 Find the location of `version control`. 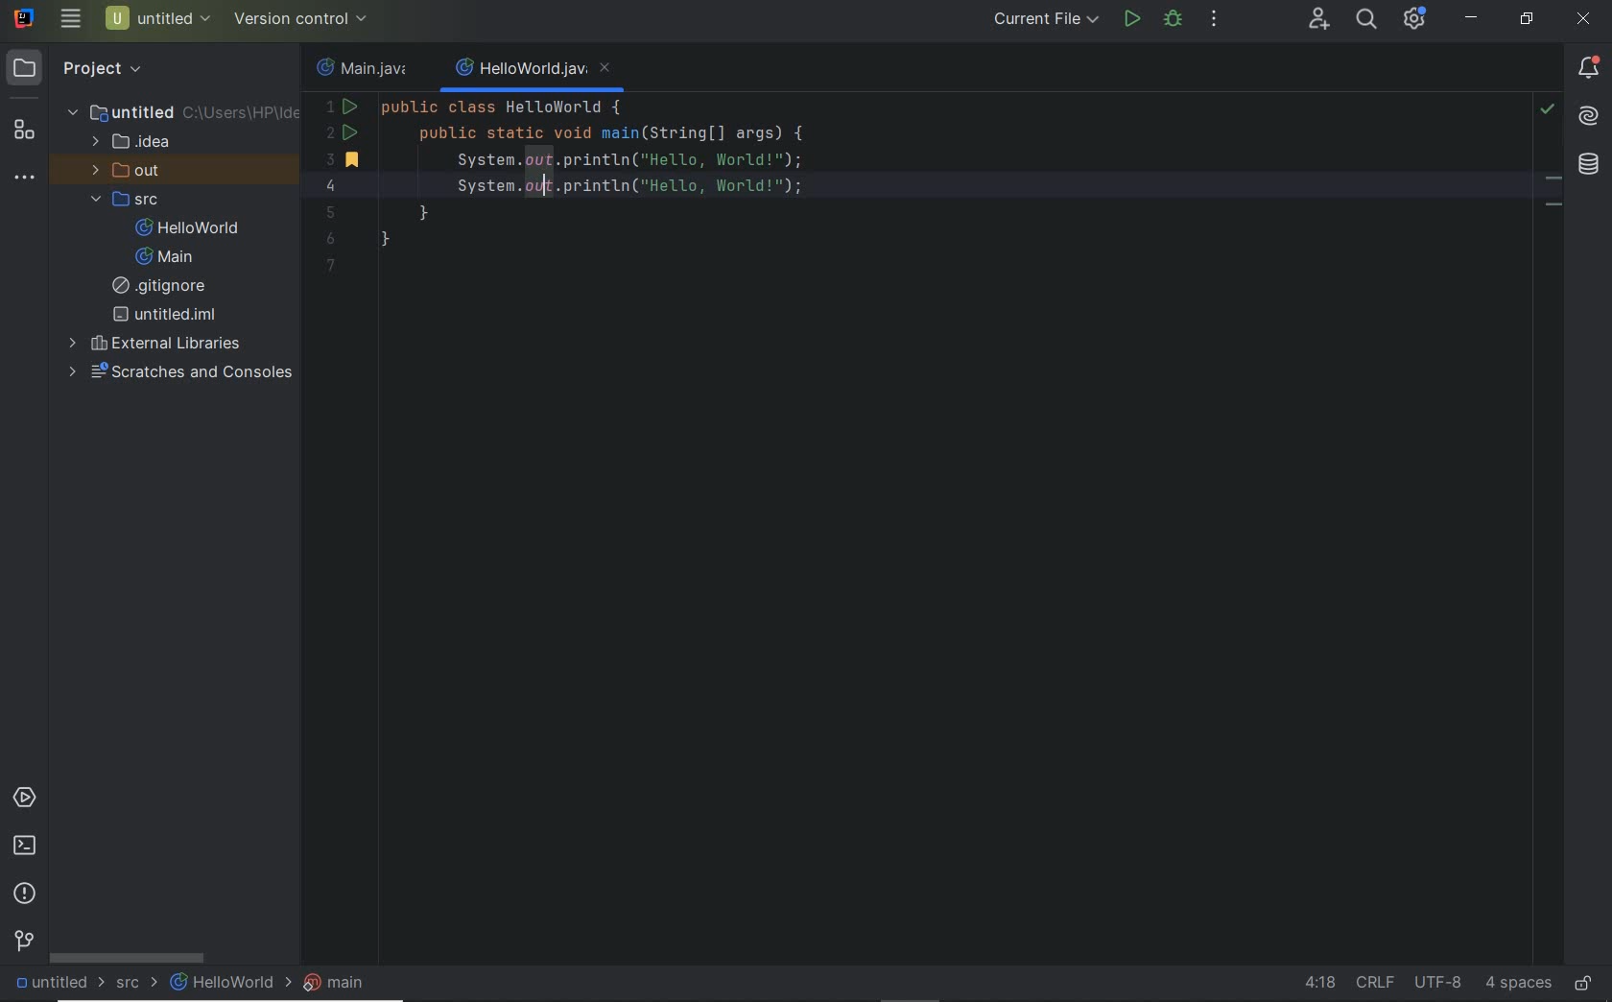

version control is located at coordinates (26, 941).